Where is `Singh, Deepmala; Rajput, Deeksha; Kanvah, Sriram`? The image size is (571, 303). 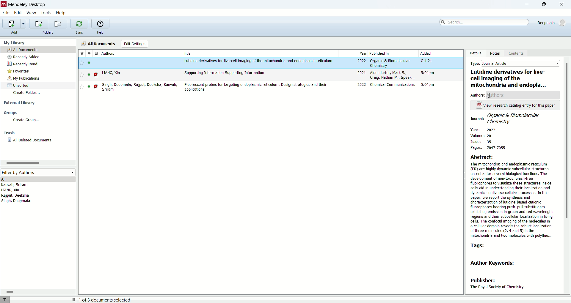 Singh, Deepmala; Rajput, Deeksha; Kanvah, Sriram is located at coordinates (141, 87).